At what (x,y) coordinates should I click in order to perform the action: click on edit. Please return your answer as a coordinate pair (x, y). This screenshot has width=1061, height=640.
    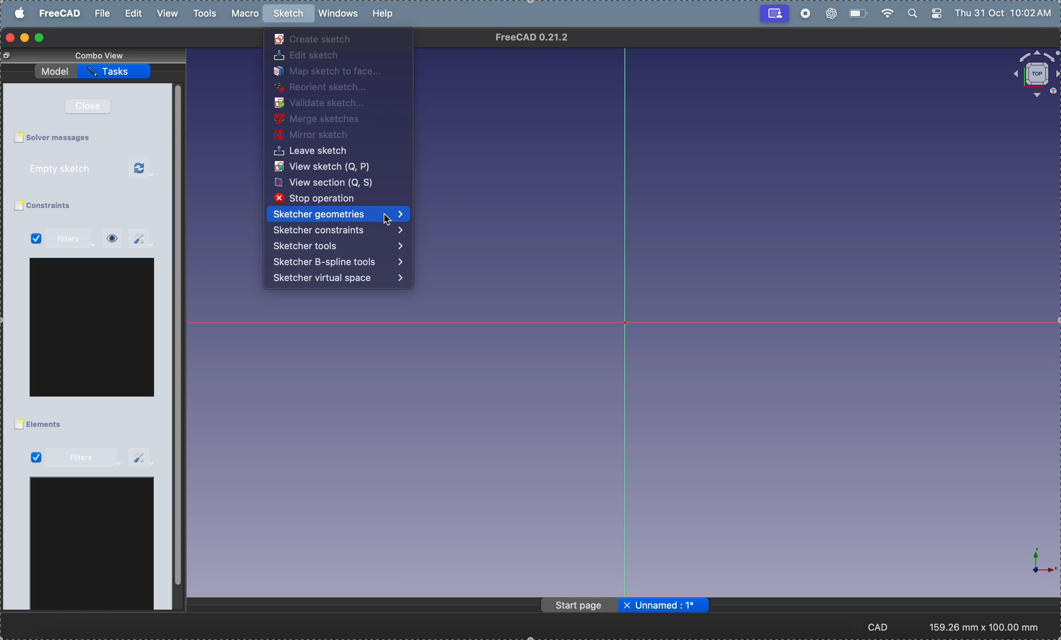
    Looking at the image, I should click on (135, 14).